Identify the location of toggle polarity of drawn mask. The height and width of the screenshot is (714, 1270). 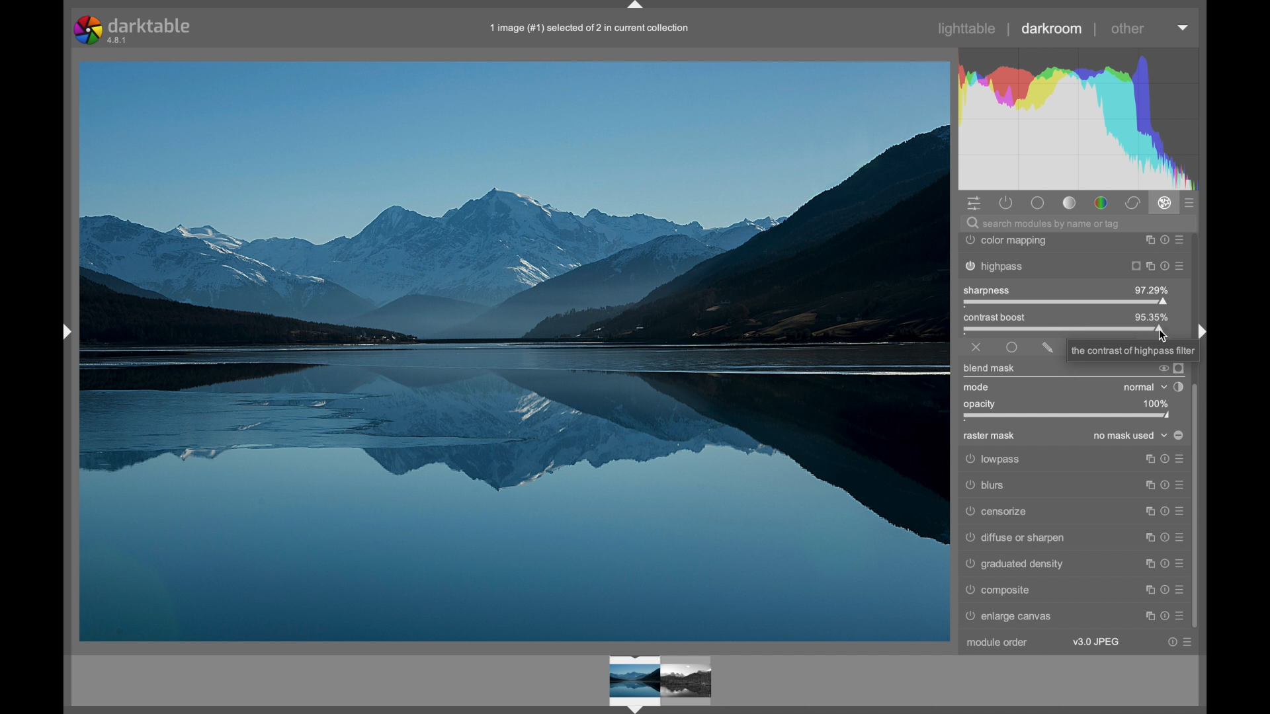
(1179, 435).